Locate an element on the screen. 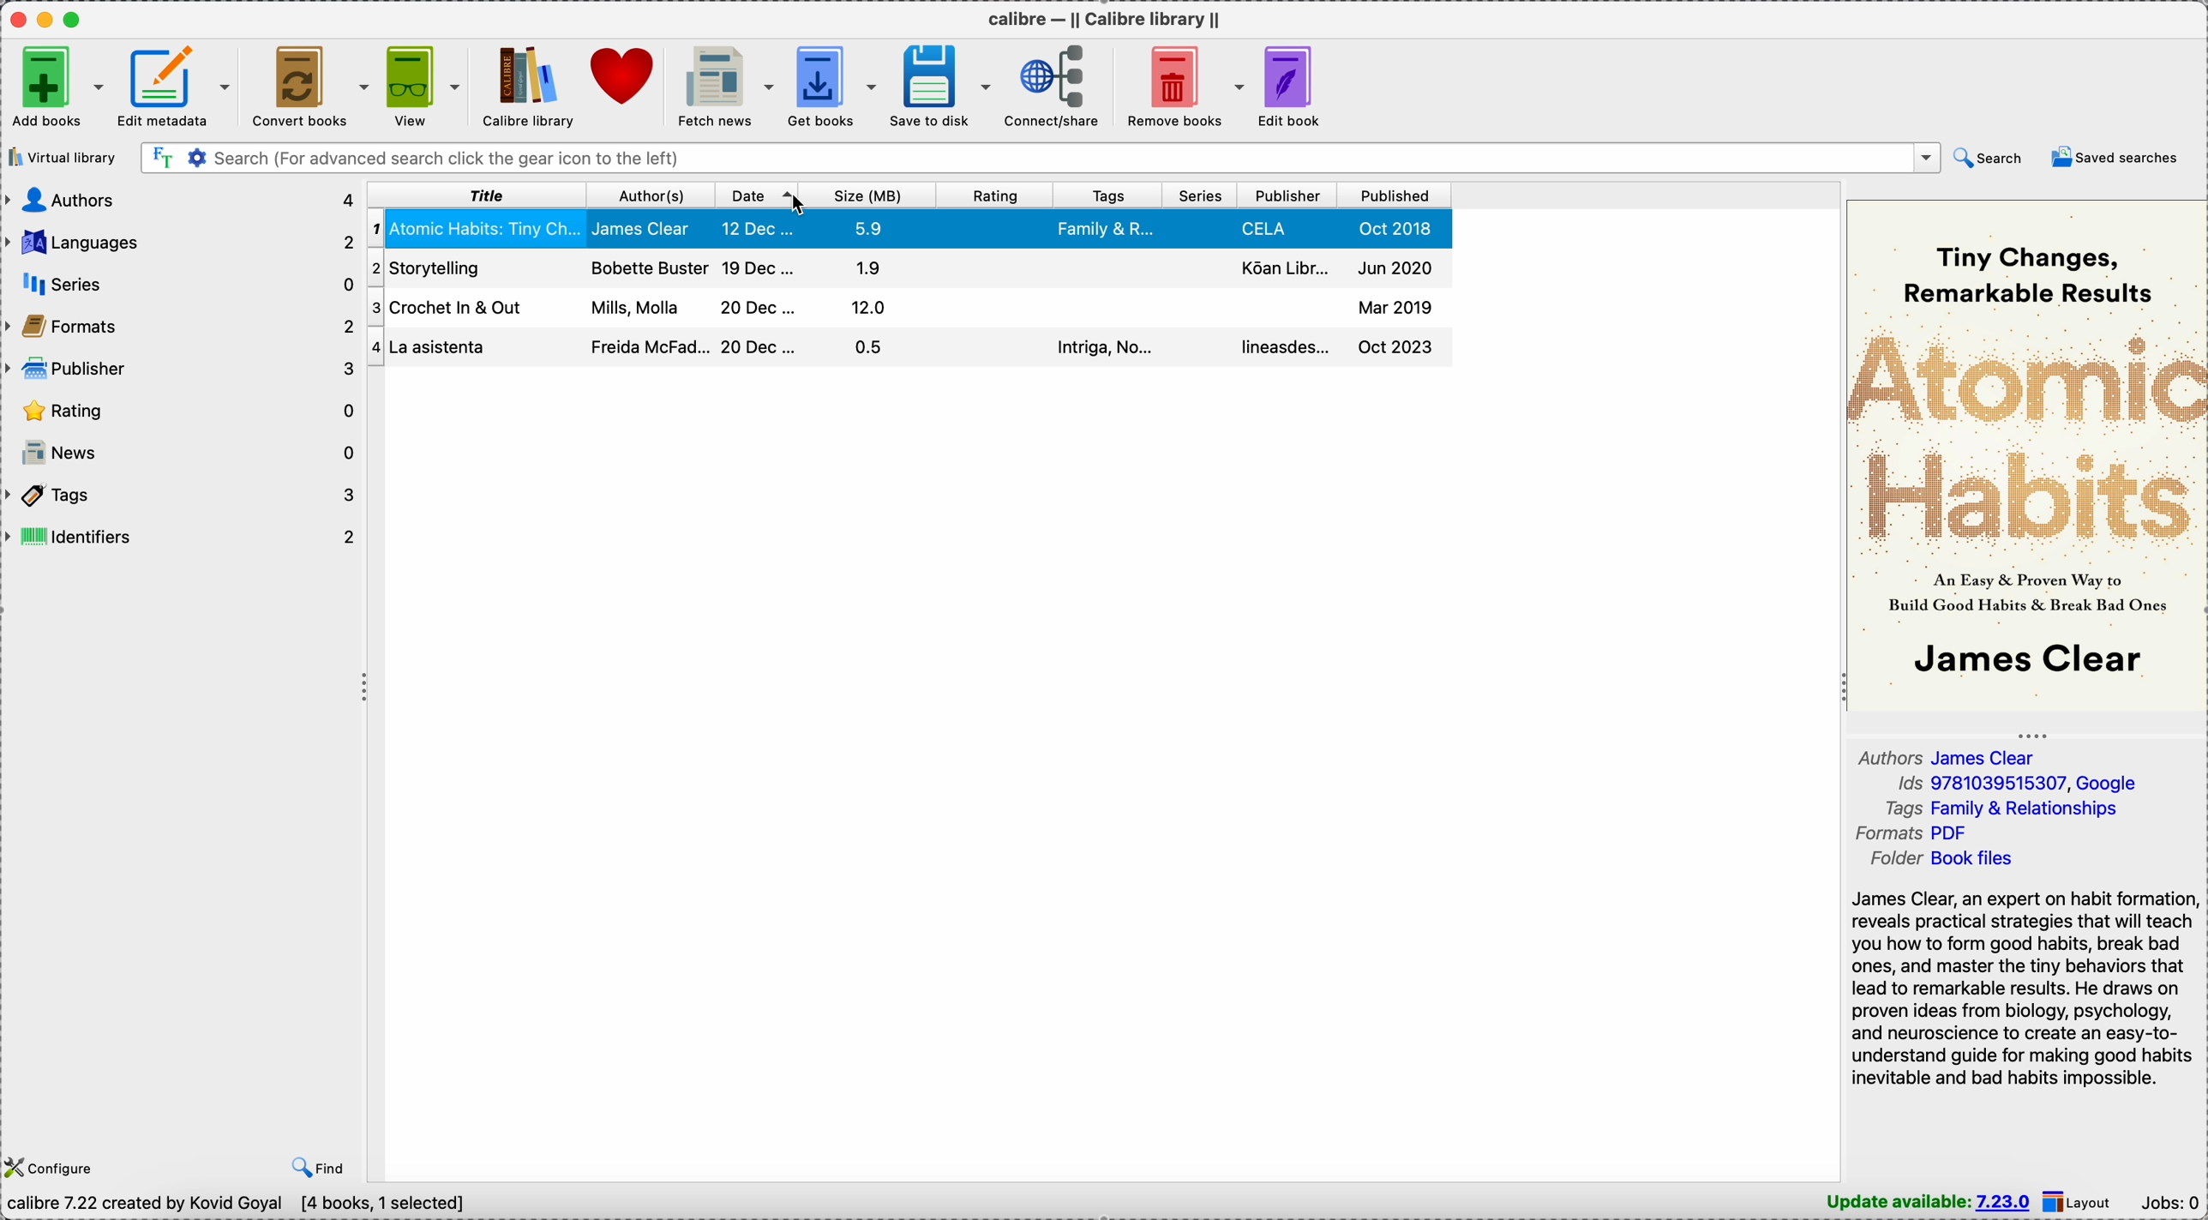  publisher is located at coordinates (183, 370).